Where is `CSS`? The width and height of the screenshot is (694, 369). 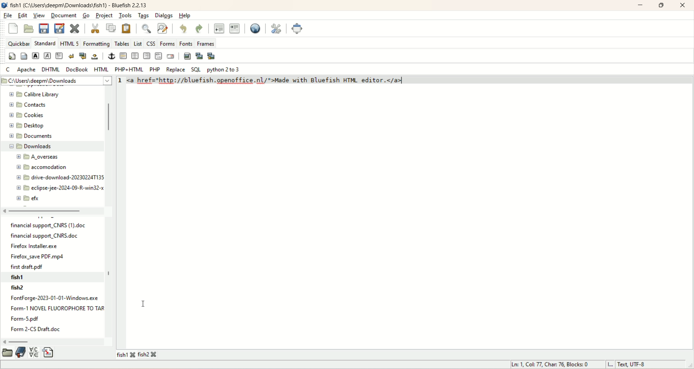
CSS is located at coordinates (151, 43).